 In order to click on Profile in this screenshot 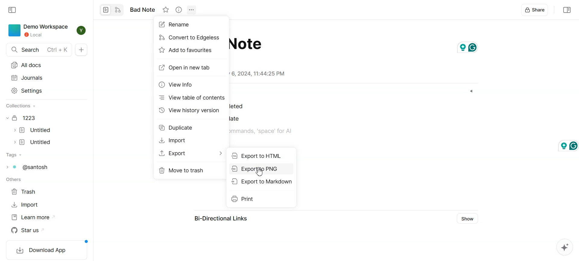, I will do `click(81, 31)`.